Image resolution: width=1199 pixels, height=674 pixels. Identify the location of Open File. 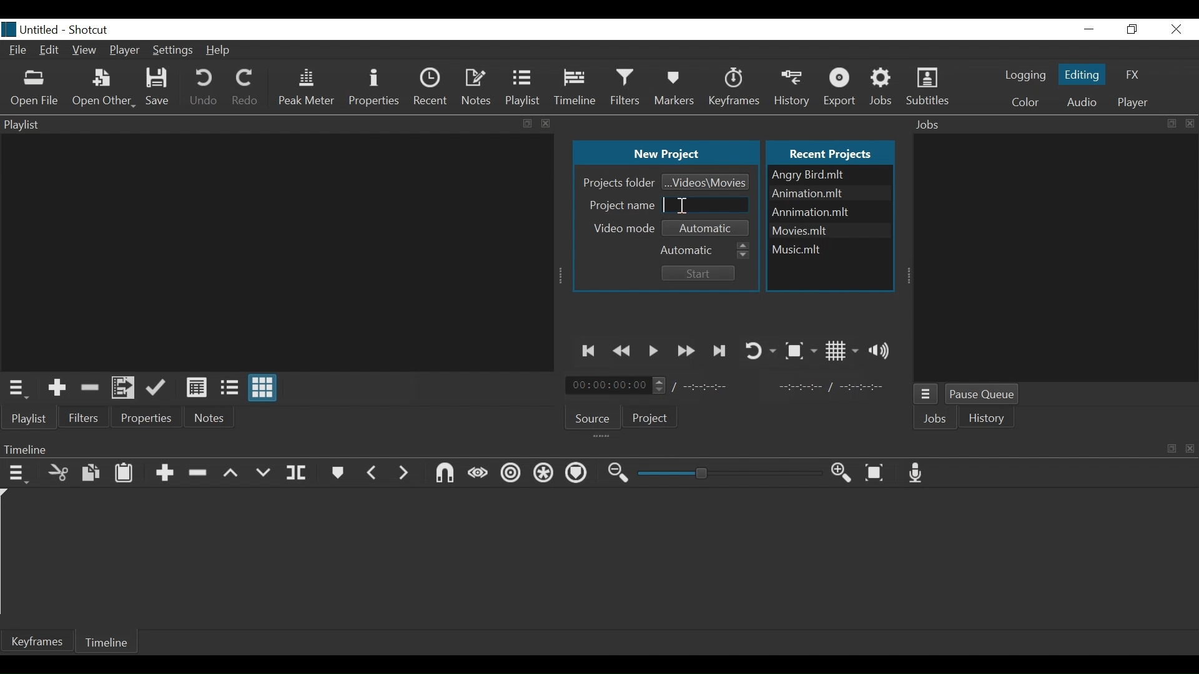
(35, 88).